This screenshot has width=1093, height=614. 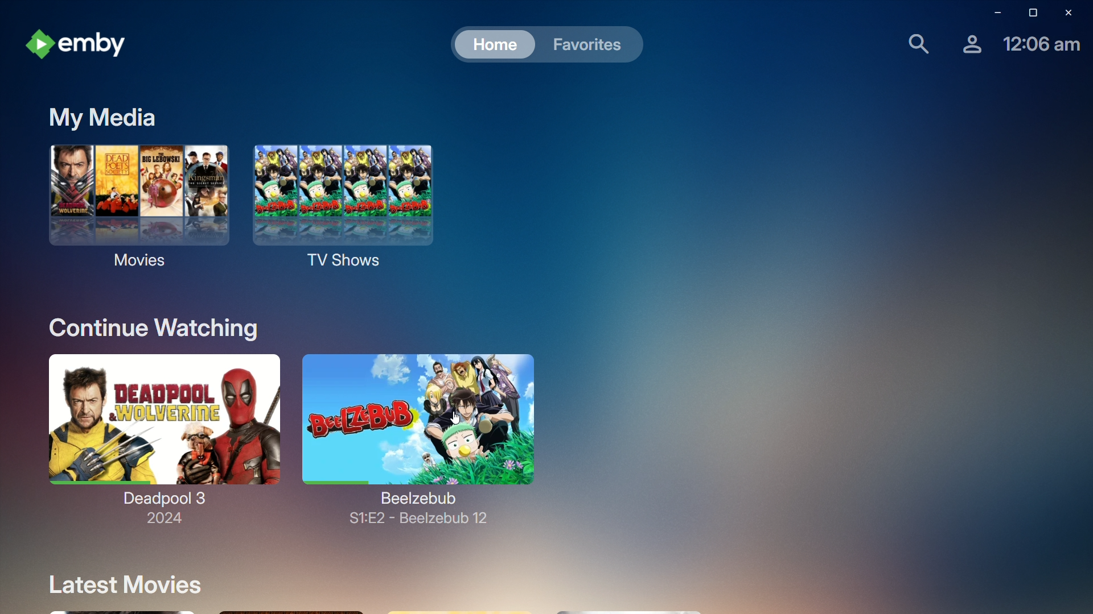 I want to click on emby, so click(x=80, y=43).